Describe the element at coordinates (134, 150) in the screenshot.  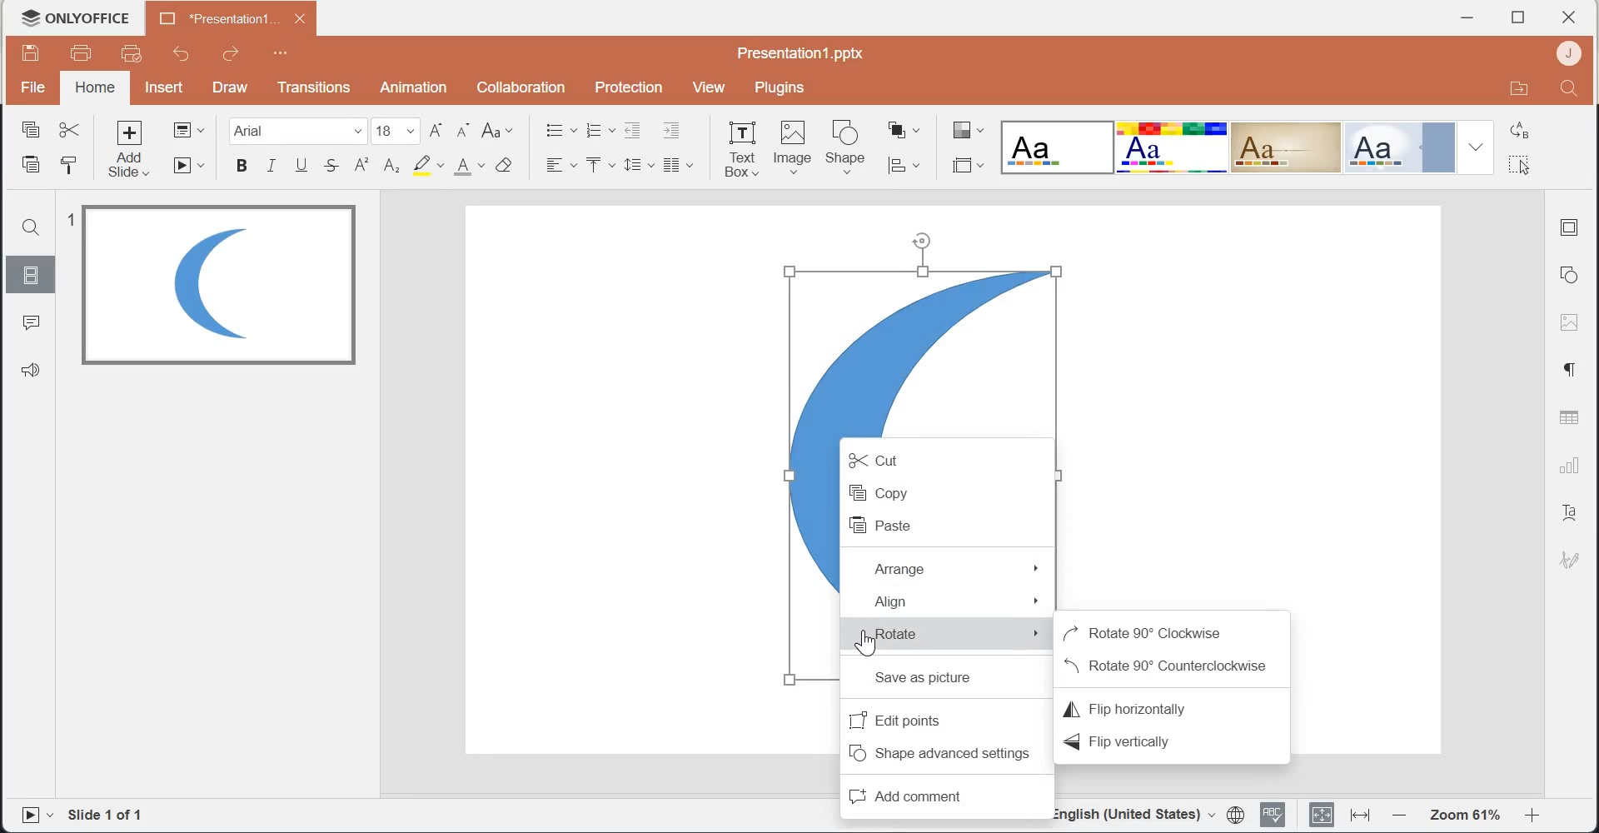
I see `Add slide` at that location.